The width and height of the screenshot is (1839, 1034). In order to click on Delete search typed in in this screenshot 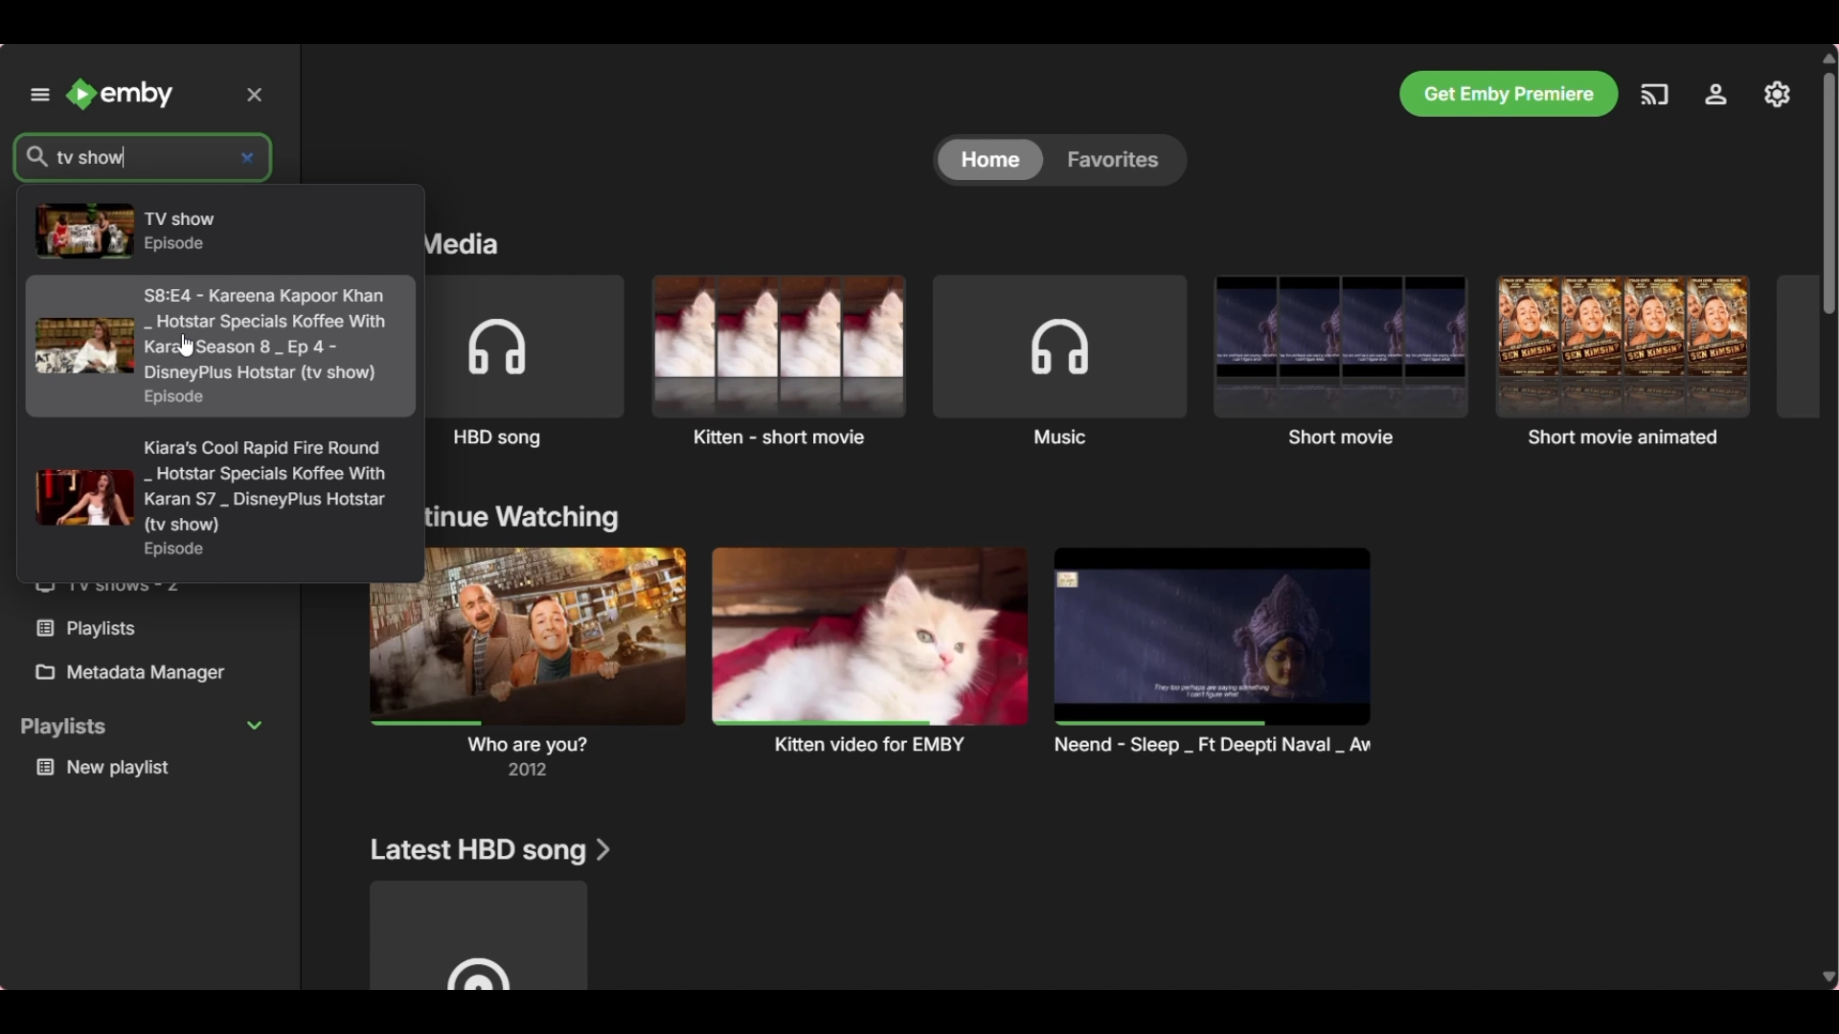, I will do `click(247, 159)`.